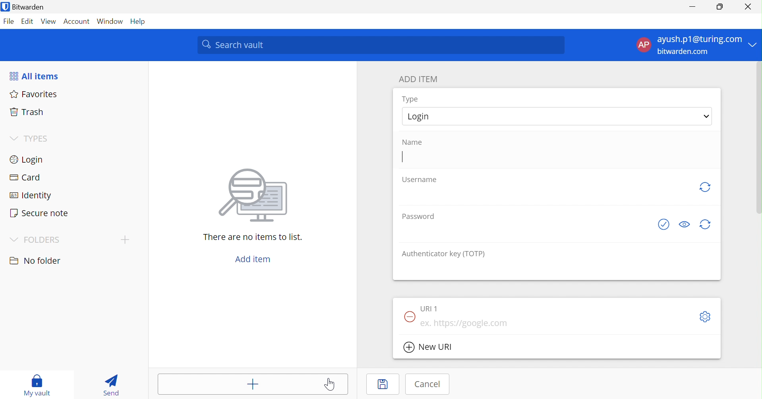 This screenshot has width=762, height=399. Describe the element at coordinates (125, 240) in the screenshot. I see `Add folder` at that location.